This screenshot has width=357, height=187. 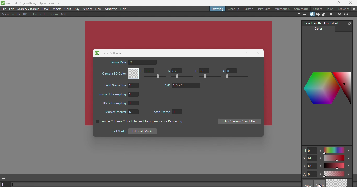 What do you see at coordinates (321, 23) in the screenshot?
I see `Level palette` at bounding box center [321, 23].